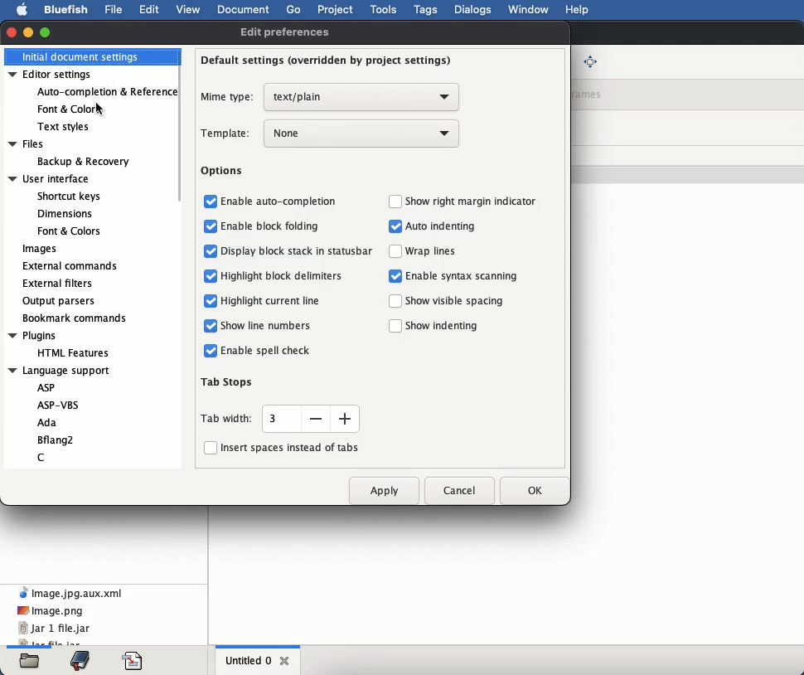 This screenshot has width=804, height=675. What do you see at coordinates (67, 12) in the screenshot?
I see `bluefish` at bounding box center [67, 12].